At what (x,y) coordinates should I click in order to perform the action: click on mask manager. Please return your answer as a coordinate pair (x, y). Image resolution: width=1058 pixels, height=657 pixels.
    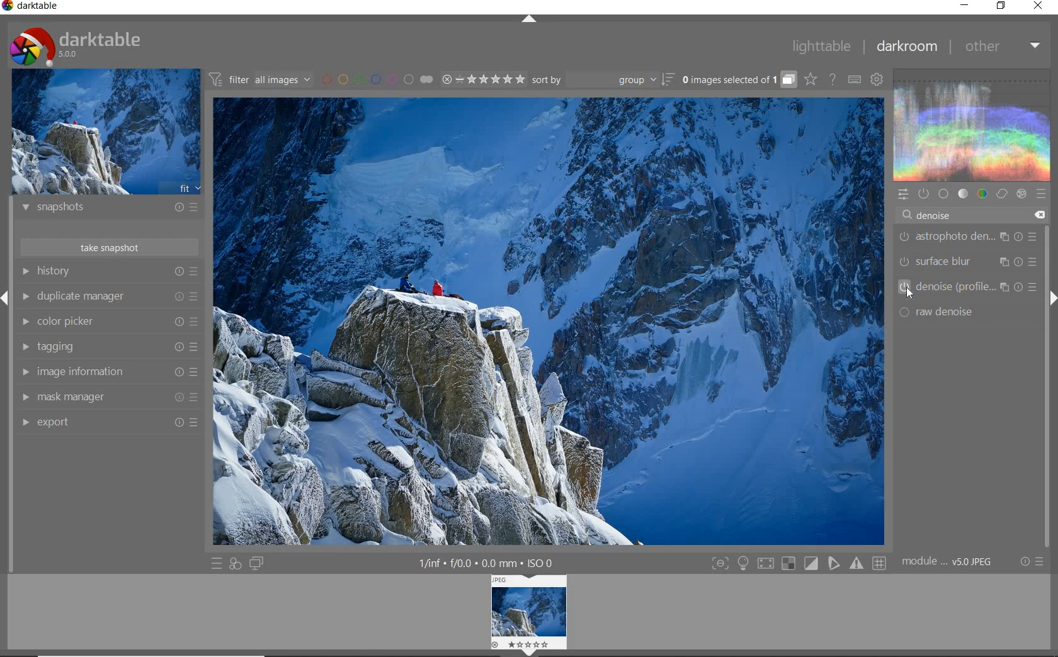
    Looking at the image, I should click on (108, 398).